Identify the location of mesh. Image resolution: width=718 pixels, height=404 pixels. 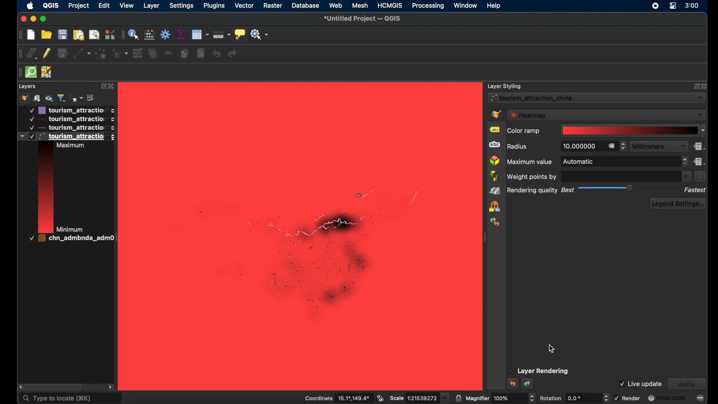
(360, 5).